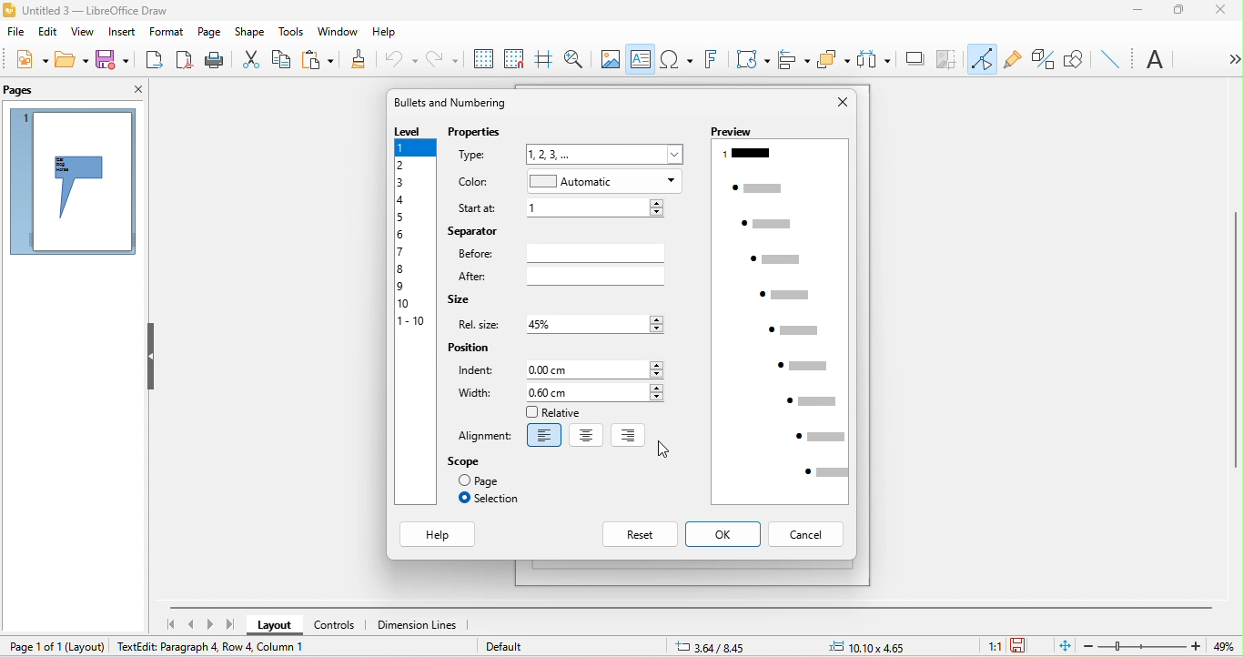 This screenshot has height=657, width=1243. Describe the element at coordinates (1062, 645) in the screenshot. I see `fit to the current window` at that location.